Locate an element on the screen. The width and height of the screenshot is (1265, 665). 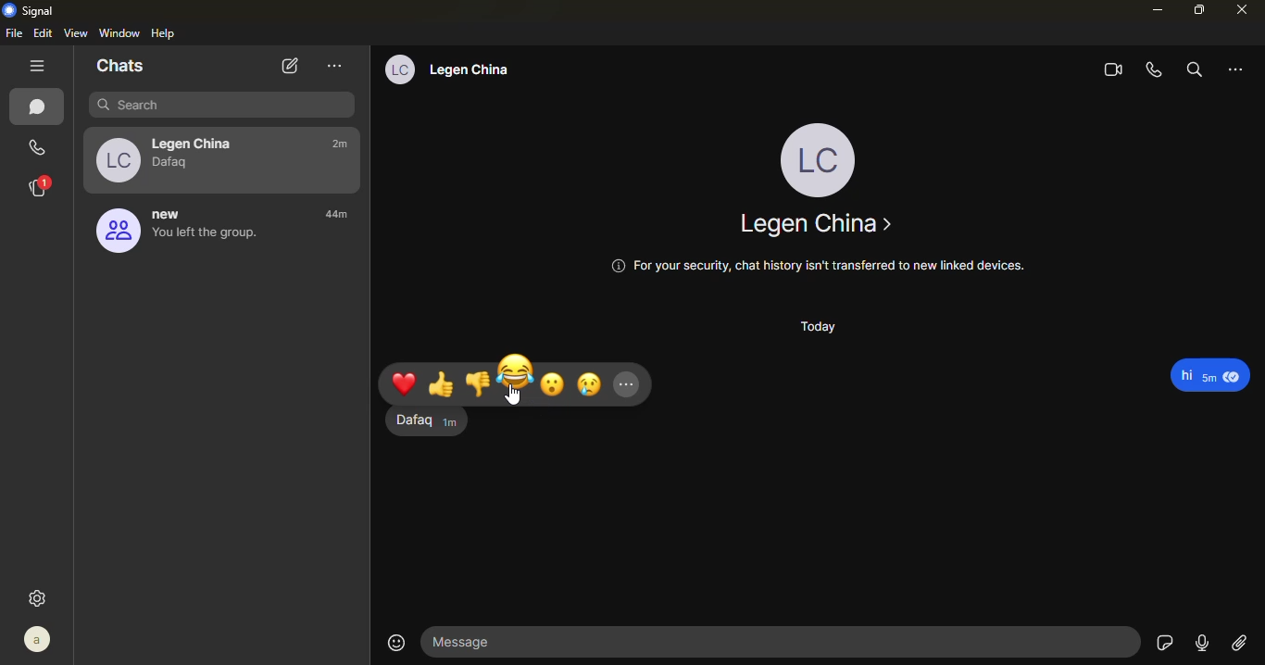
thumbs up is located at coordinates (444, 386).